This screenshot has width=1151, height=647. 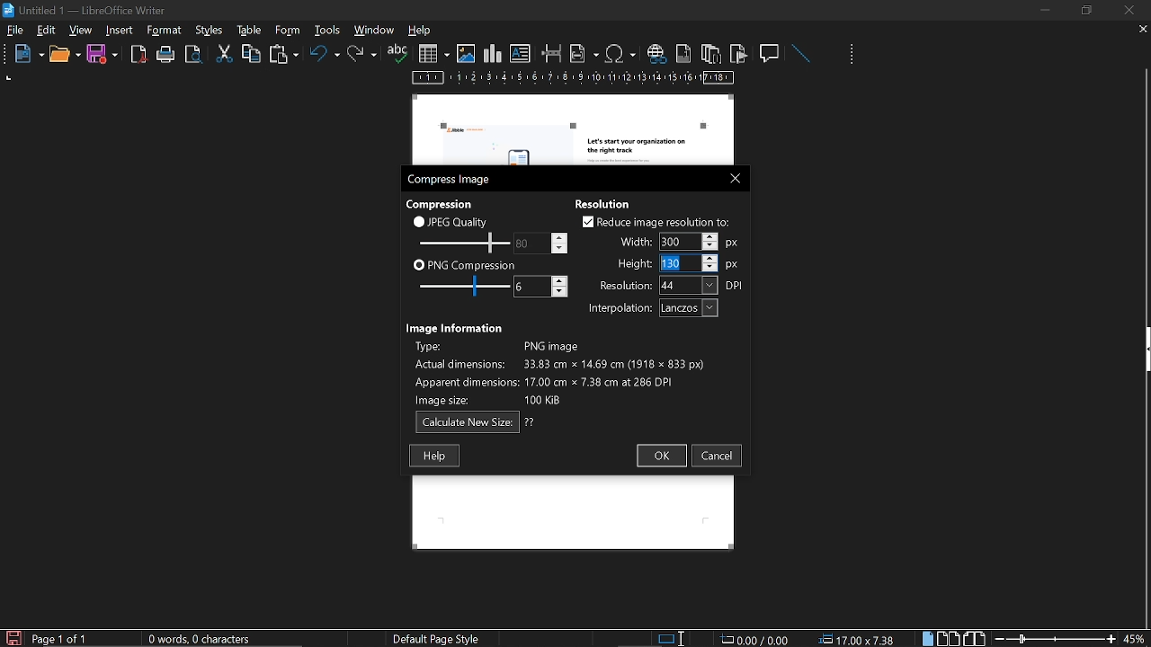 What do you see at coordinates (649, 308) in the screenshot?
I see `interpolation` at bounding box center [649, 308].